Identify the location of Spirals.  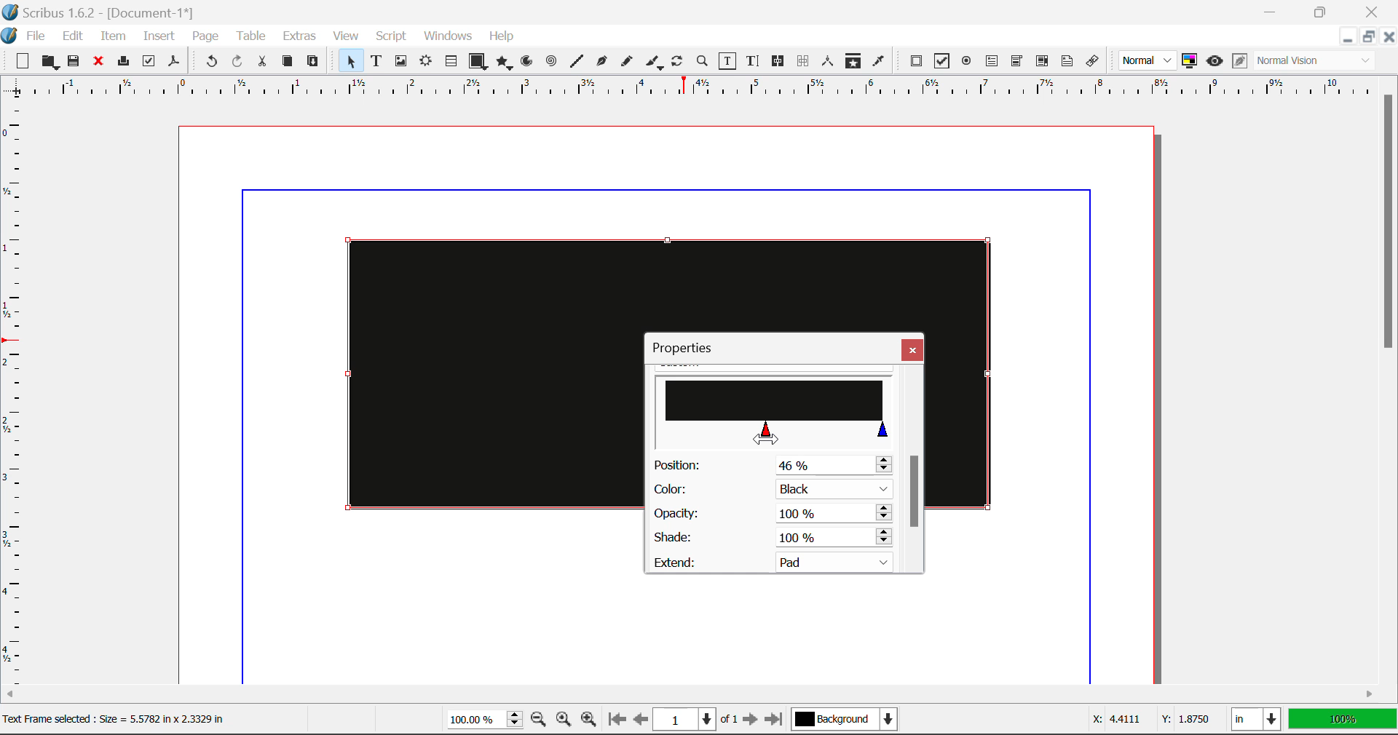
(550, 63).